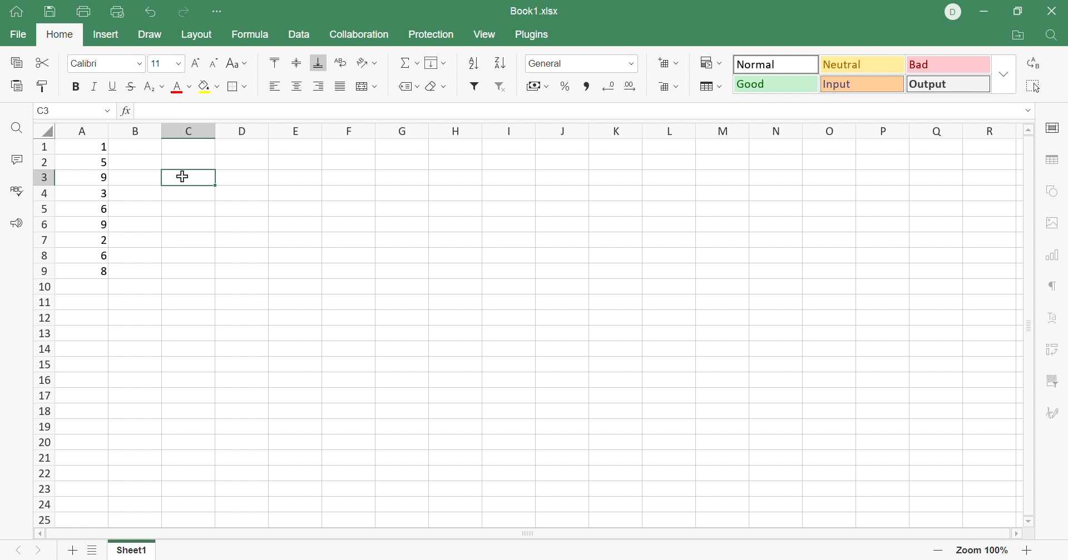  What do you see at coordinates (1051, 286) in the screenshot?
I see `paragraph settings` at bounding box center [1051, 286].